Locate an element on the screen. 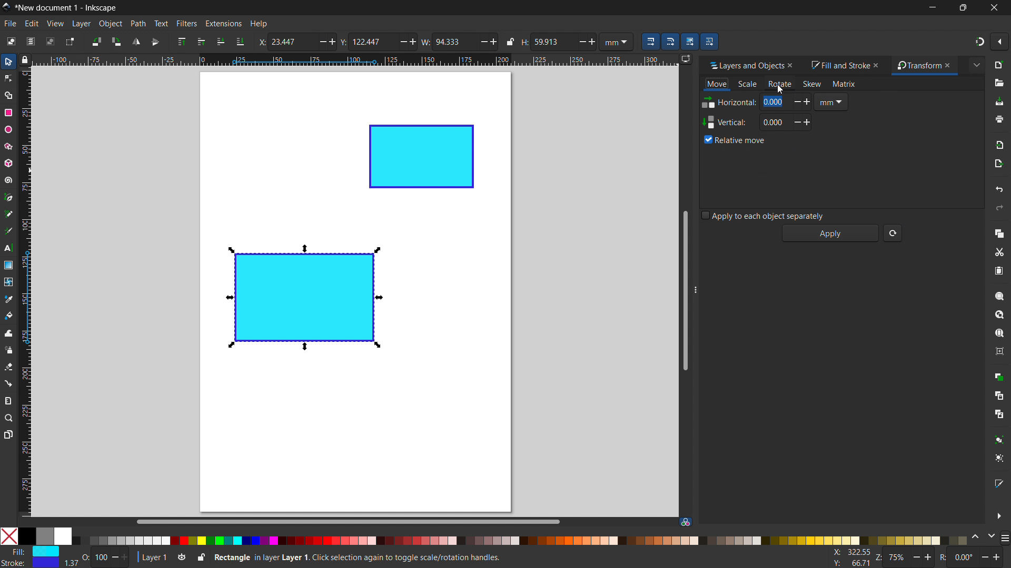 The image size is (1011, 568). No color is located at coordinates (9, 535).